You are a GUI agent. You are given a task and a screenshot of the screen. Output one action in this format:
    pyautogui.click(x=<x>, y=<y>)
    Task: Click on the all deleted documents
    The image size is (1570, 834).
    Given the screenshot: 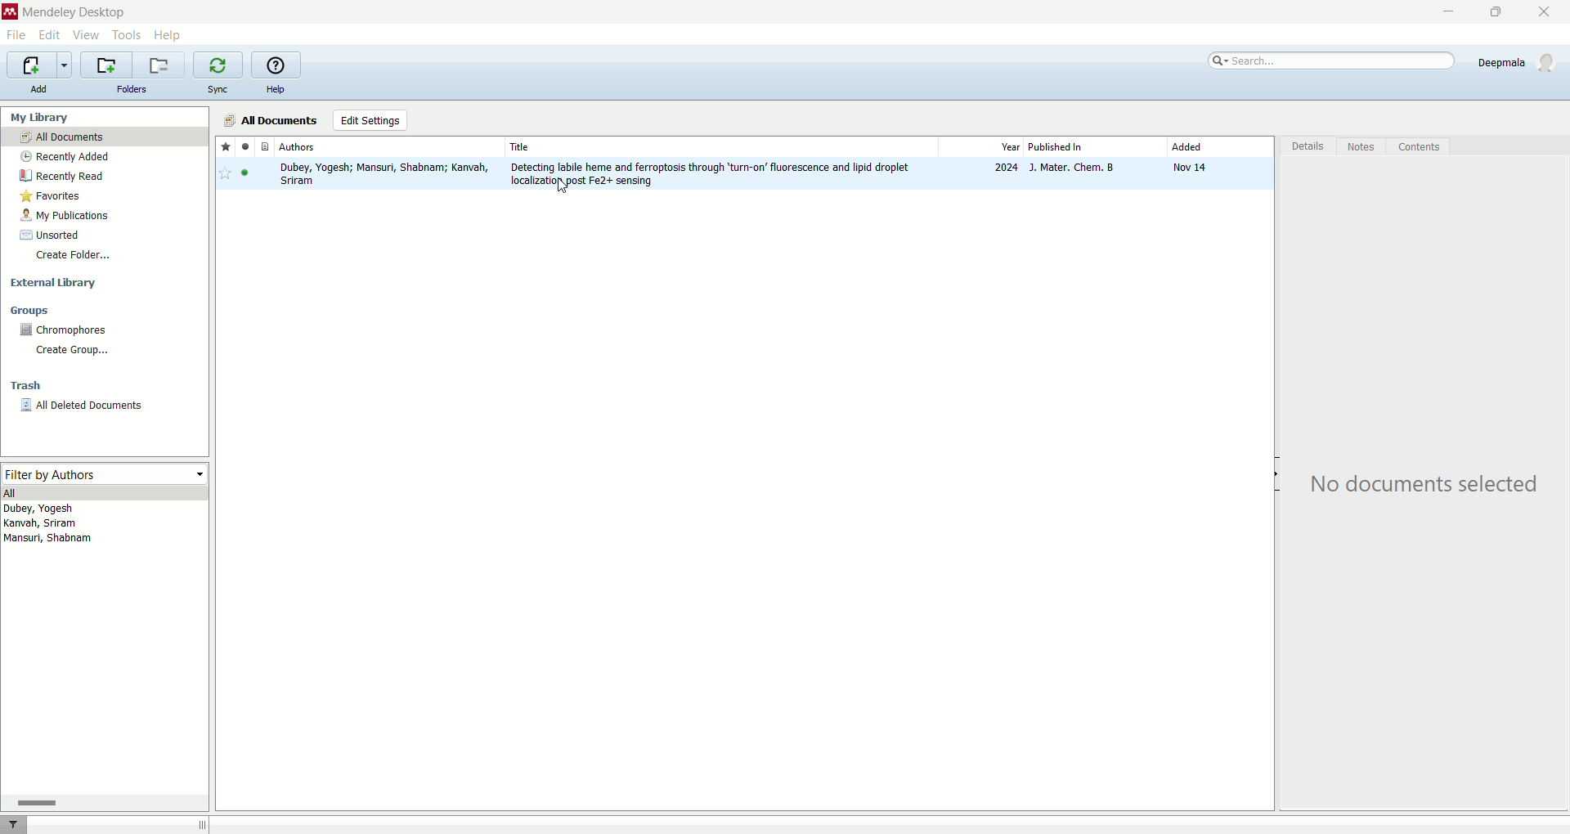 What is the action you would take?
    pyautogui.click(x=98, y=410)
    